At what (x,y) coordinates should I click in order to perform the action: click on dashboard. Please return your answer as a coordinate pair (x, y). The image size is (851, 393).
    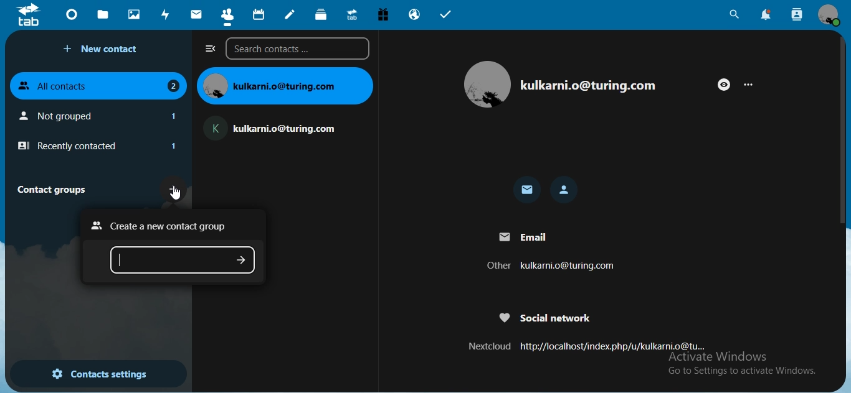
    Looking at the image, I should click on (74, 17).